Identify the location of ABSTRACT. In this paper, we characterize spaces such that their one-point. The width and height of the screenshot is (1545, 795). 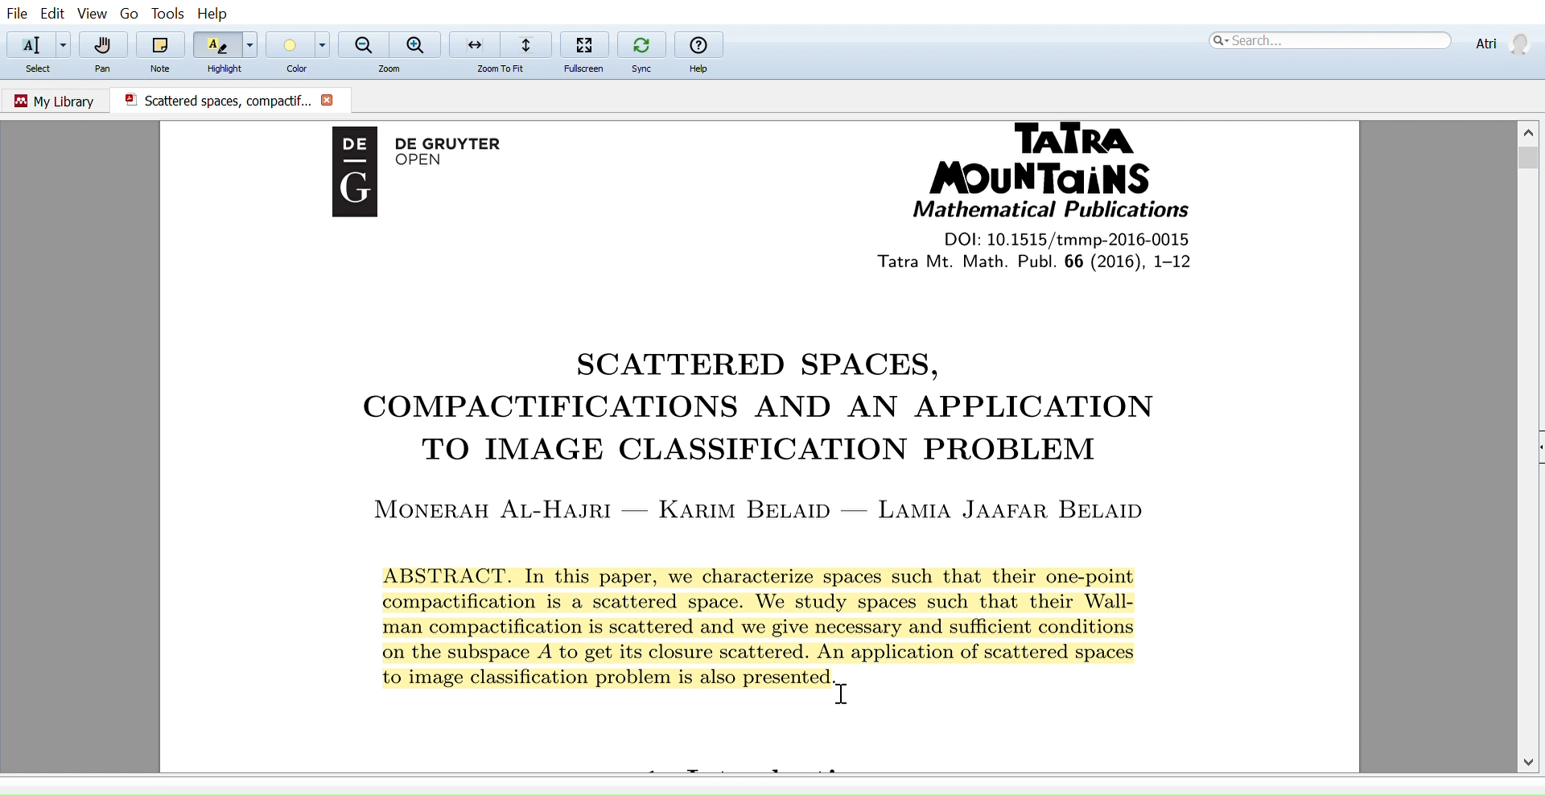
(788, 572).